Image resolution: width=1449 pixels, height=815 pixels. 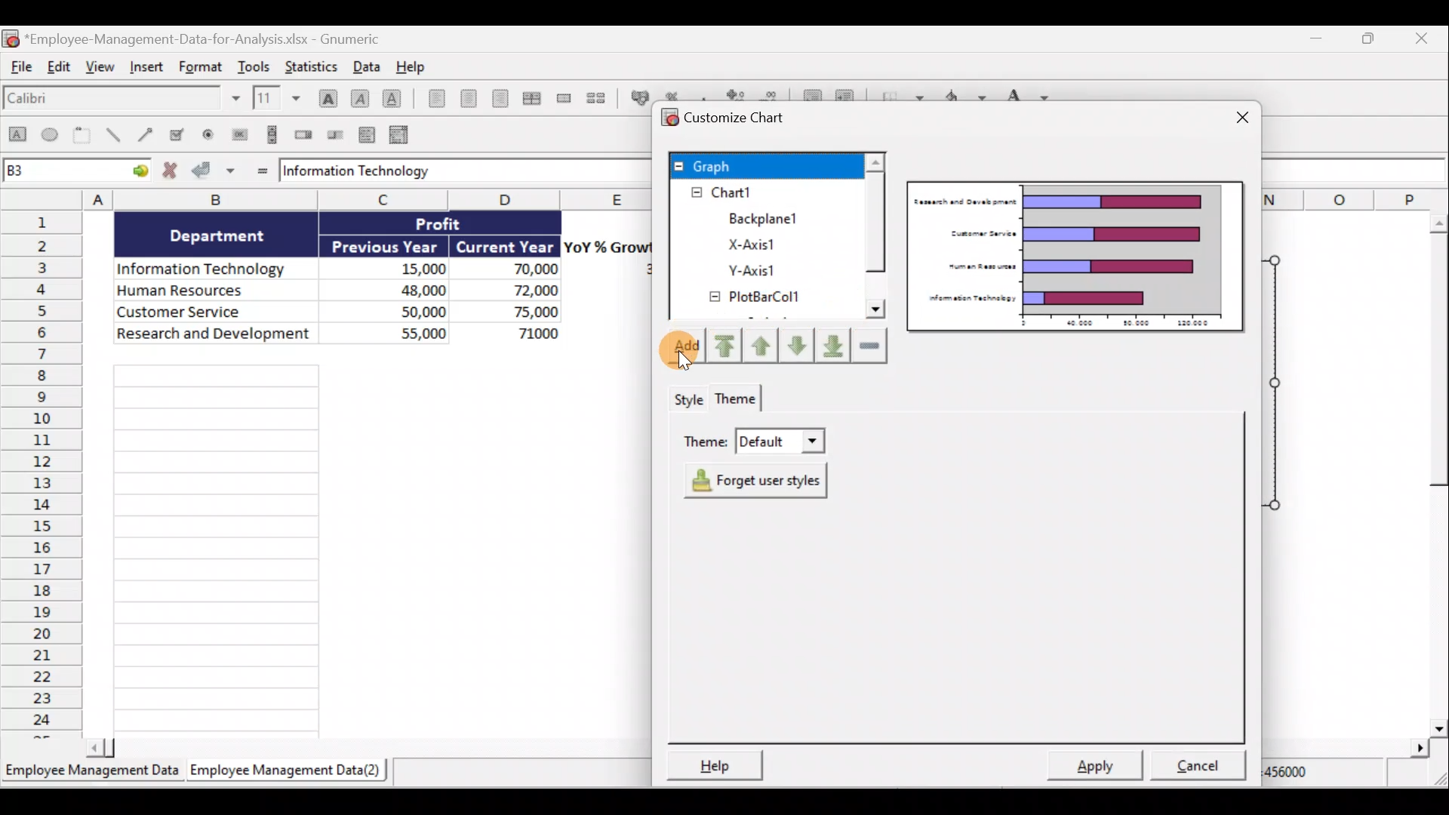 What do you see at coordinates (17, 135) in the screenshot?
I see `Create a rectangle object` at bounding box center [17, 135].